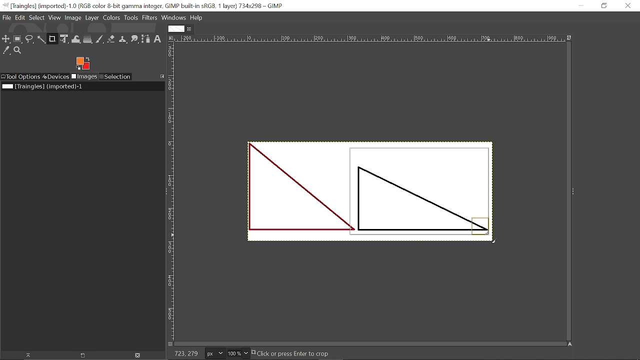  What do you see at coordinates (42, 86) in the screenshot?
I see `Current file name` at bounding box center [42, 86].